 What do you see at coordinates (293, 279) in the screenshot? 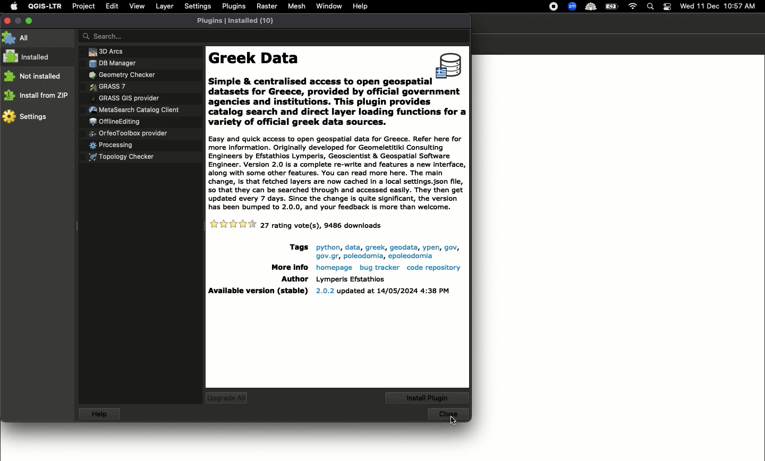
I see `author` at bounding box center [293, 279].